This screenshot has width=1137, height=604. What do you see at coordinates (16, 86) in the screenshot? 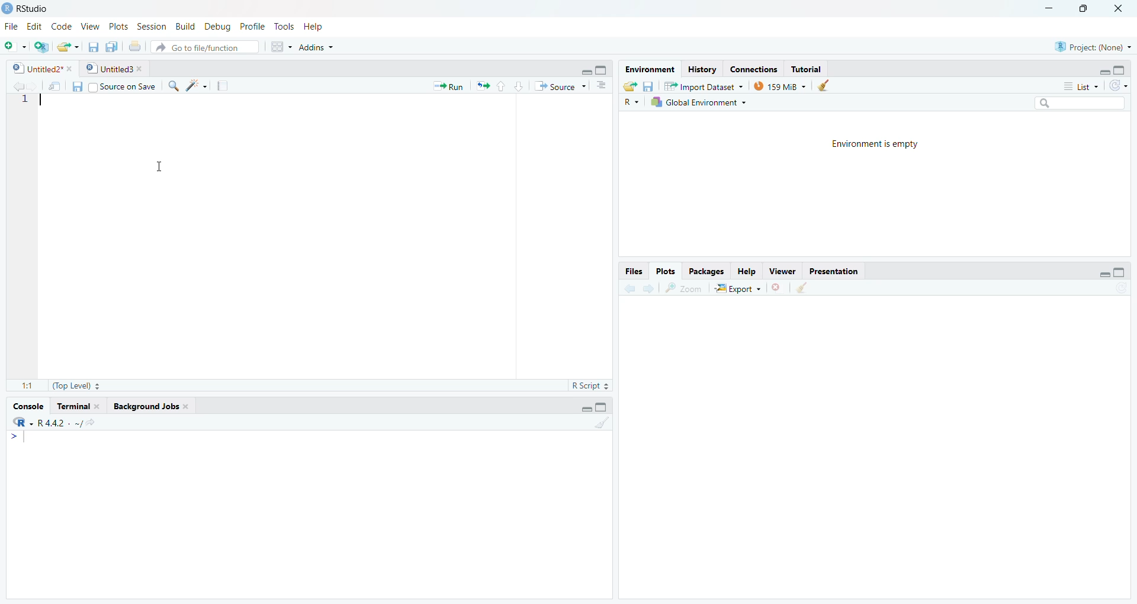
I see `Previous` at bounding box center [16, 86].